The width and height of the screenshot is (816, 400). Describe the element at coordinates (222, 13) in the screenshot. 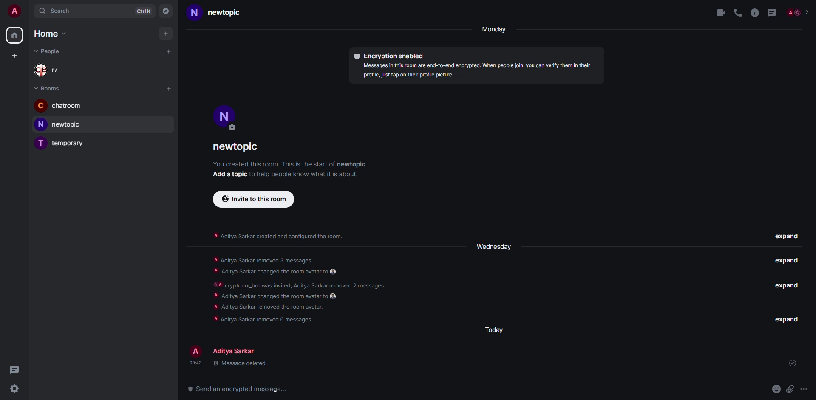

I see `room` at that location.